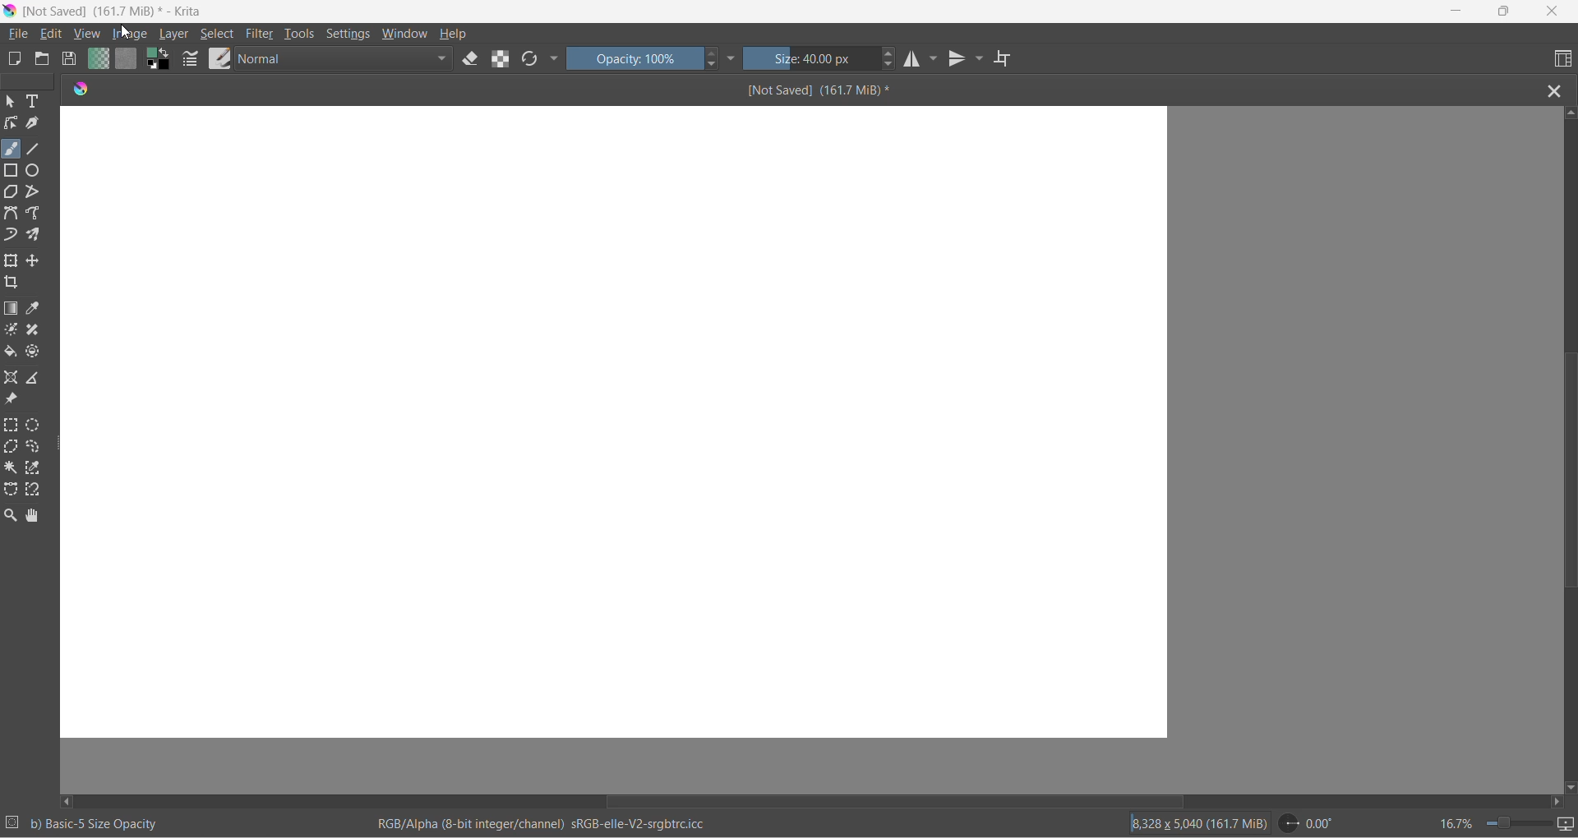 This screenshot has width=1578, height=838. What do you see at coordinates (894, 65) in the screenshot?
I see `decrement size` at bounding box center [894, 65].